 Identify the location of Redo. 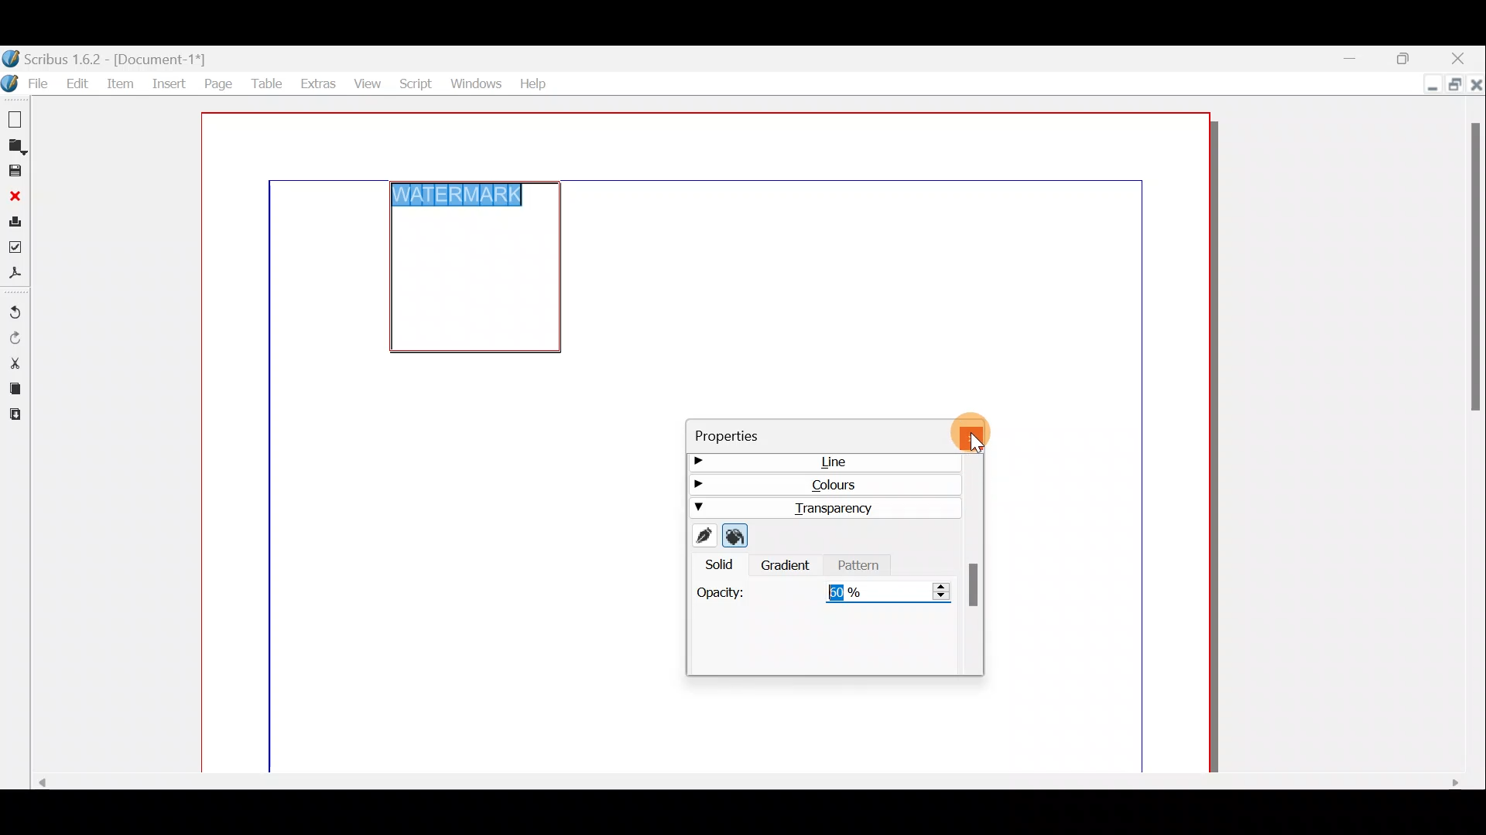
(15, 339).